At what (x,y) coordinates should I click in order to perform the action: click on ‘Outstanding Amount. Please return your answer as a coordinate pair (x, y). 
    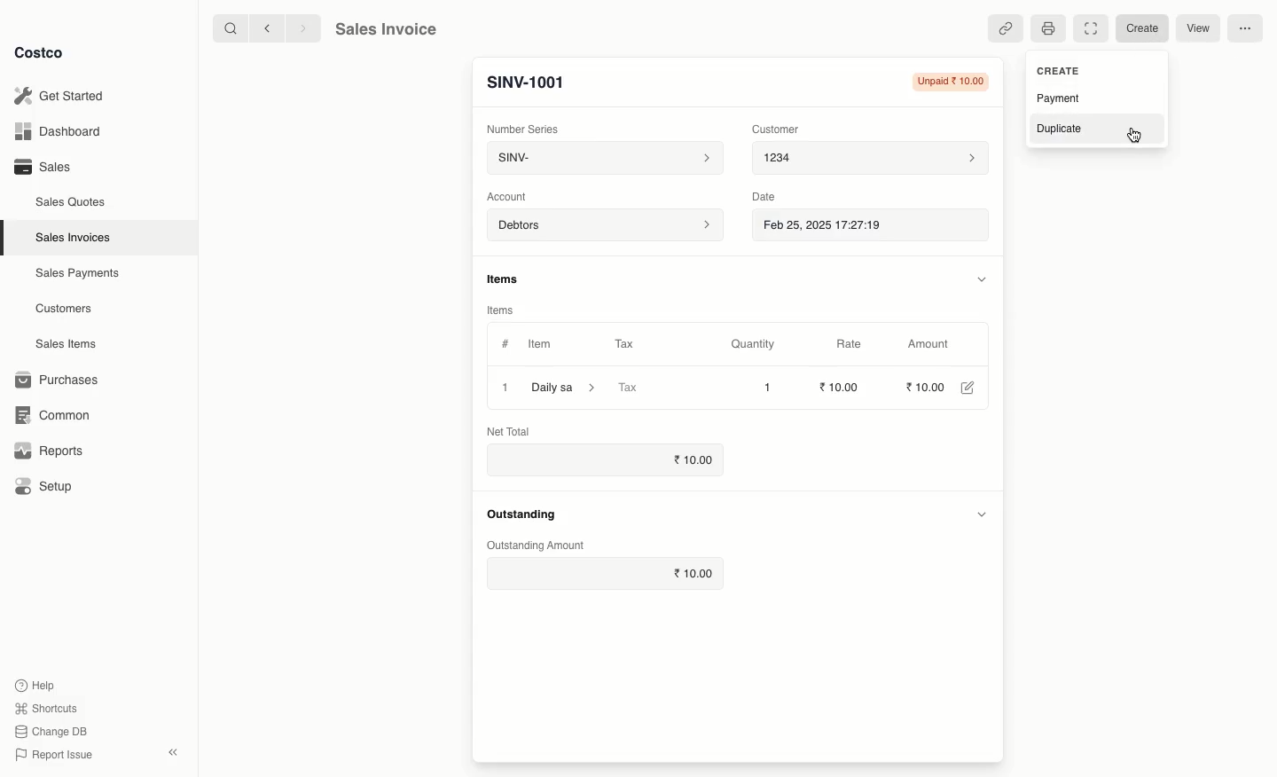
    Looking at the image, I should click on (541, 546).